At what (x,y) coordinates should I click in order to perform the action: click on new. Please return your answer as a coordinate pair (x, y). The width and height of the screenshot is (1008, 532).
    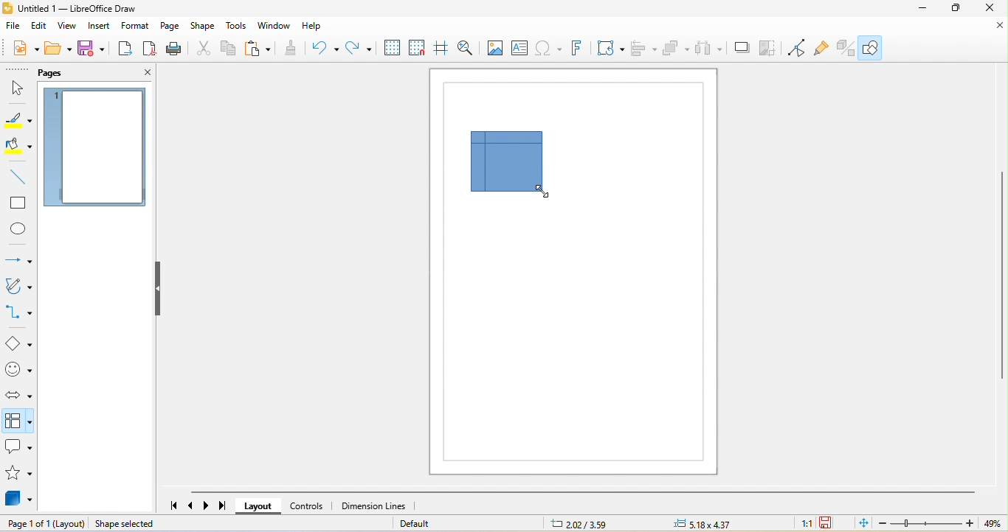
    Looking at the image, I should click on (26, 47).